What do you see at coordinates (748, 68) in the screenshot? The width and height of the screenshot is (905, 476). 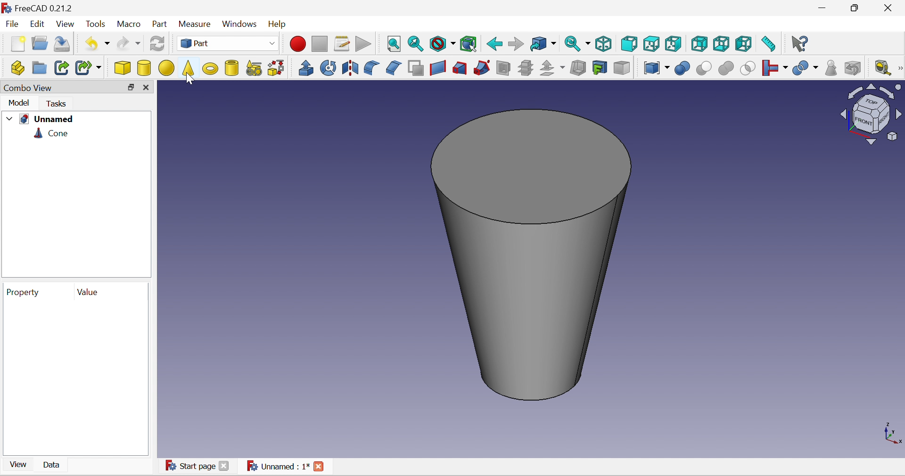 I see `Intersection` at bounding box center [748, 68].